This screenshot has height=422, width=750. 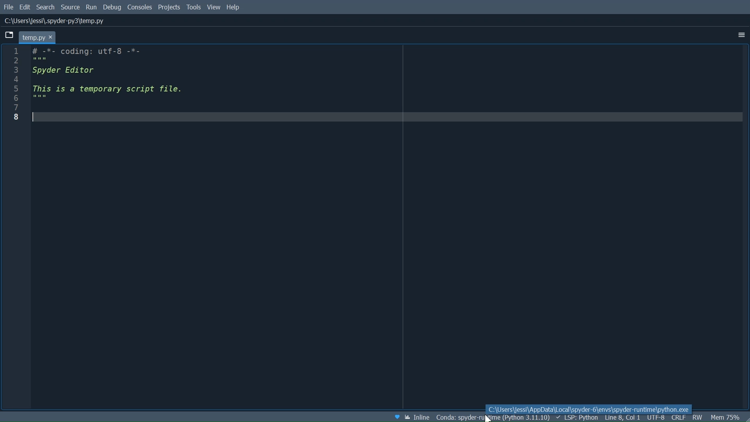 I want to click on Help Spyder, so click(x=396, y=417).